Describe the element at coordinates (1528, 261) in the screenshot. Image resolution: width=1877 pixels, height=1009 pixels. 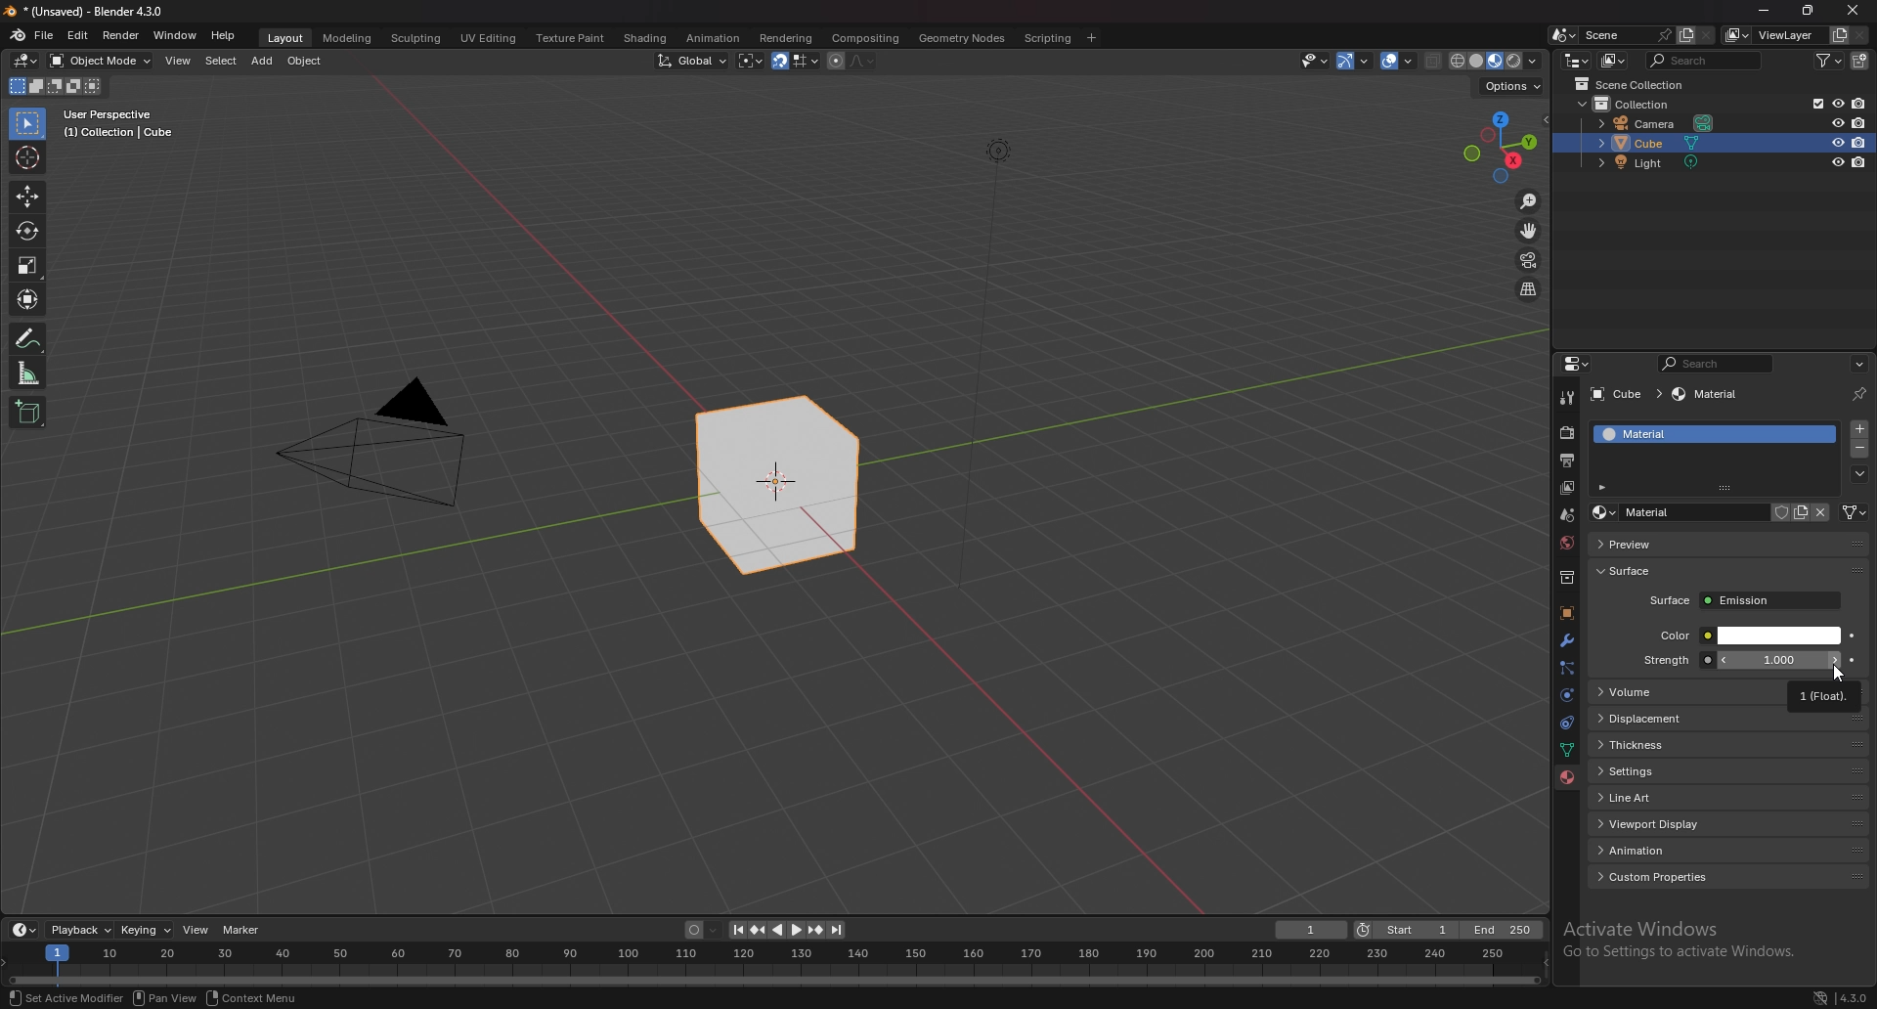
I see `camera view` at that location.